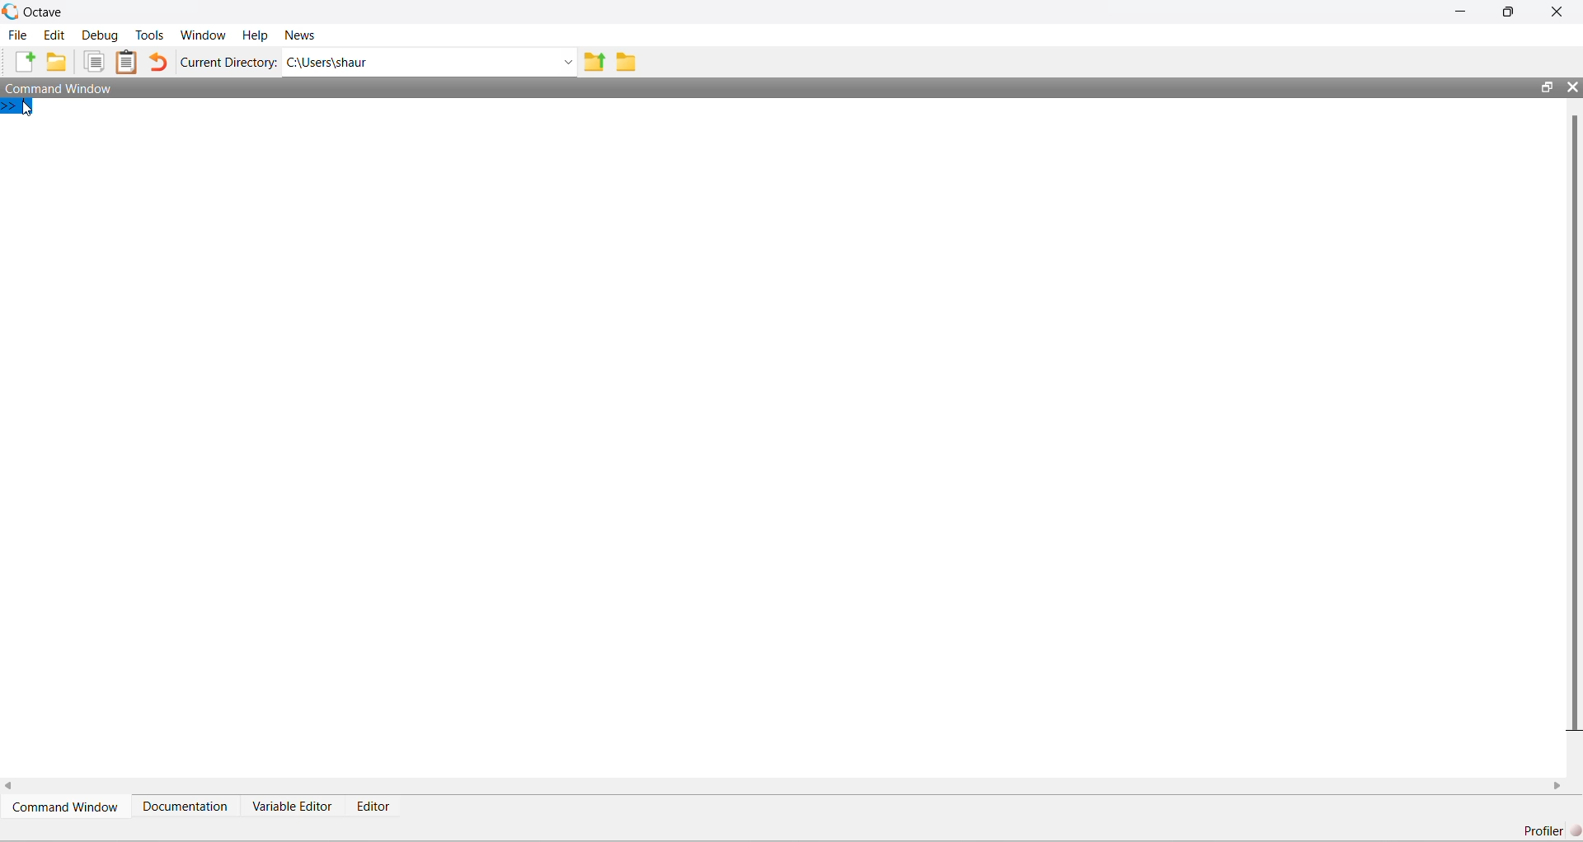 This screenshot has width=1583, height=842. Describe the element at coordinates (67, 807) in the screenshot. I see `Command Window` at that location.